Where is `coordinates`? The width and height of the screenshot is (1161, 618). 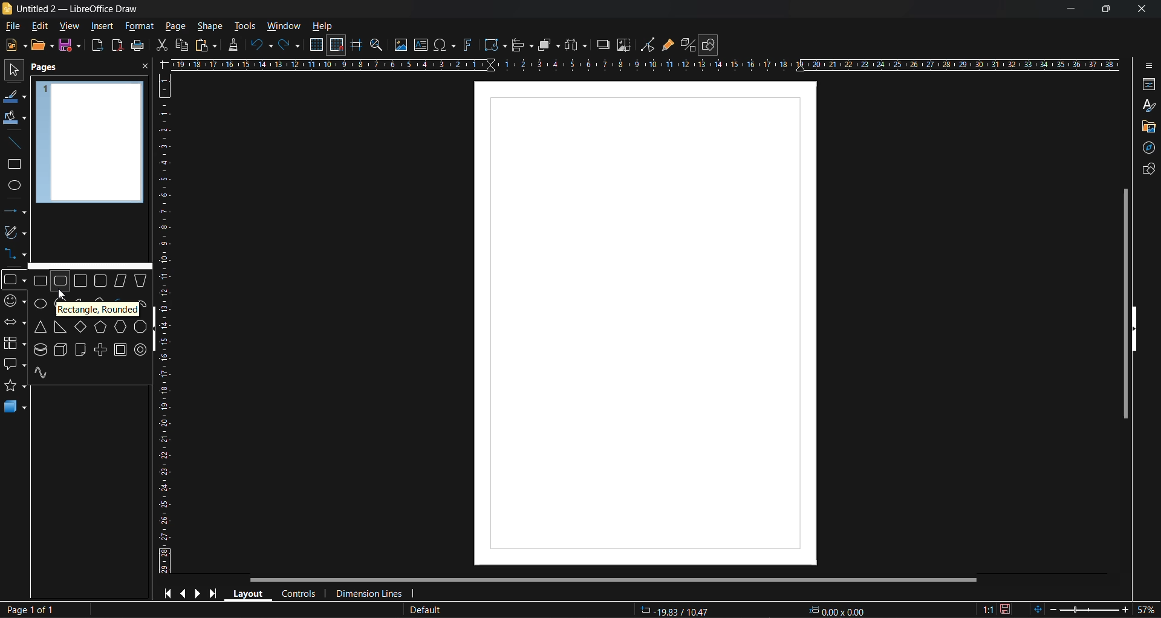 coordinates is located at coordinates (751, 611).